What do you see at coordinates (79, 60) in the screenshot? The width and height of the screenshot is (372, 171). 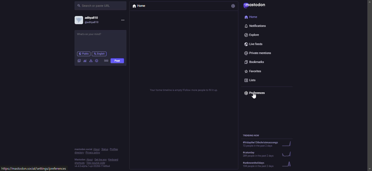 I see `image` at bounding box center [79, 60].